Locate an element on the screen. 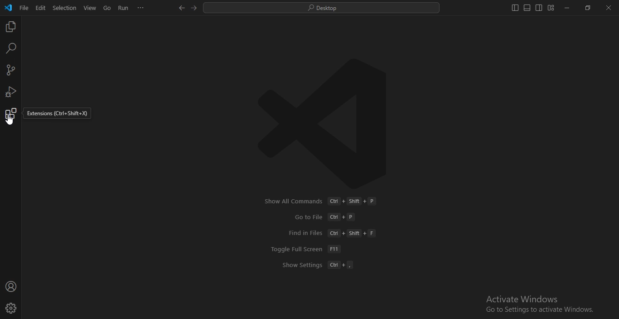 This screenshot has width=619, height=319. go forward is located at coordinates (195, 9).